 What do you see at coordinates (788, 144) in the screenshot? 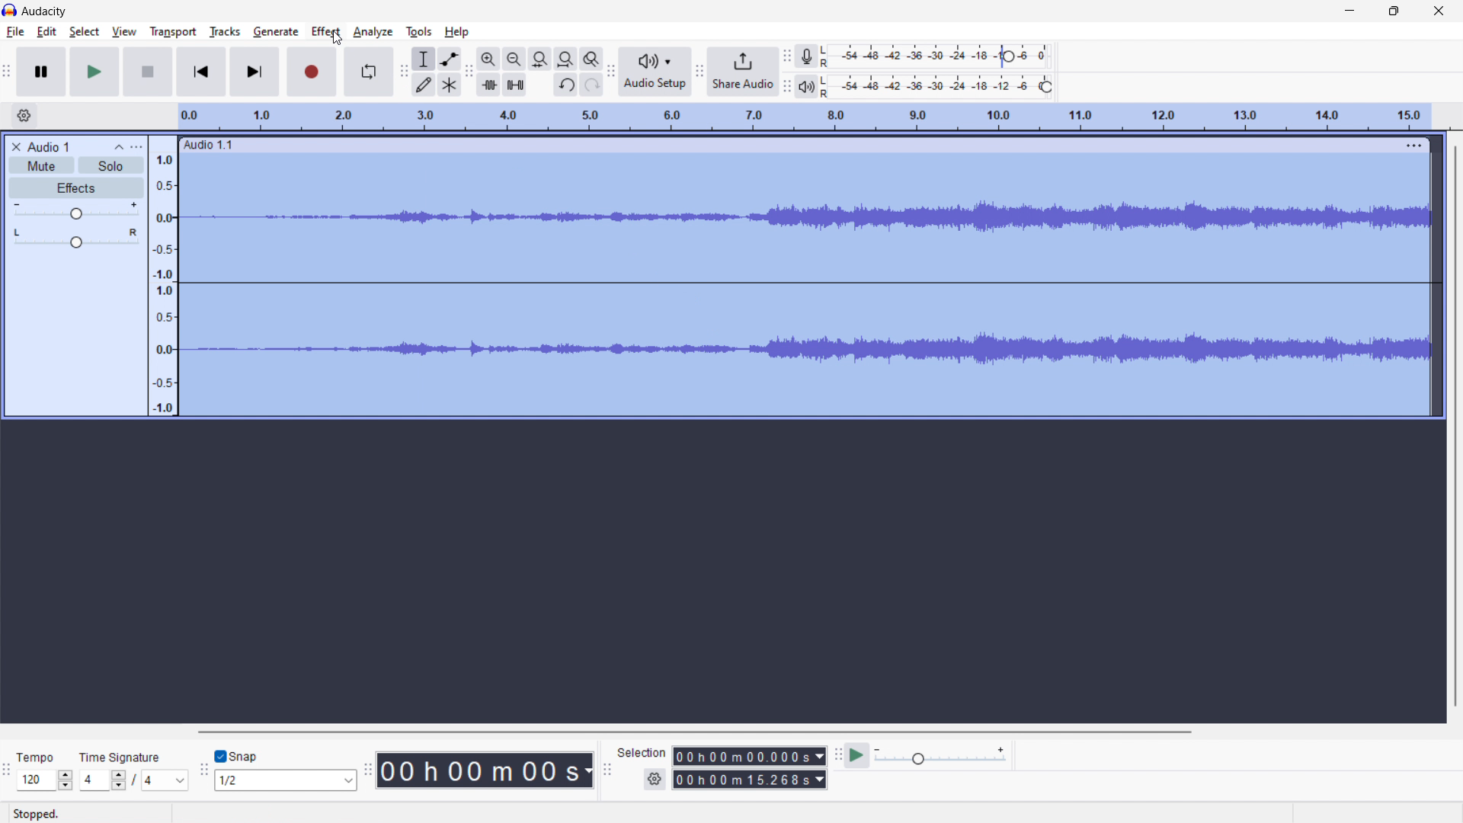
I see `hold to move` at bounding box center [788, 144].